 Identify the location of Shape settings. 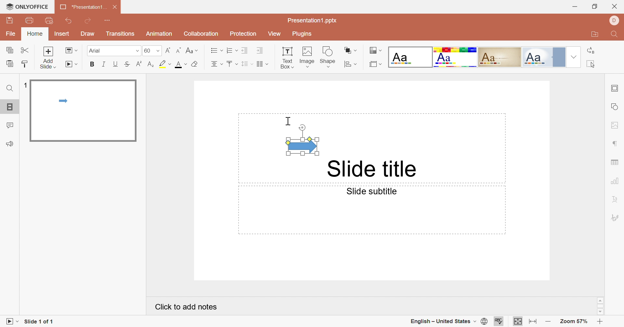
(616, 106).